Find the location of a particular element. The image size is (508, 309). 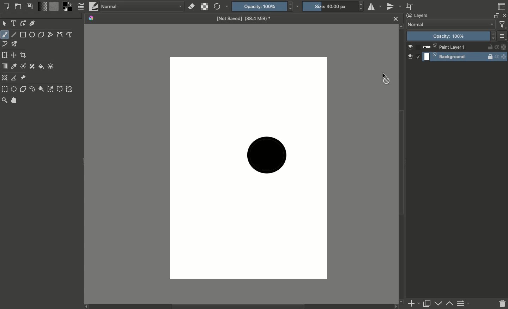

Normal is located at coordinates (142, 6).